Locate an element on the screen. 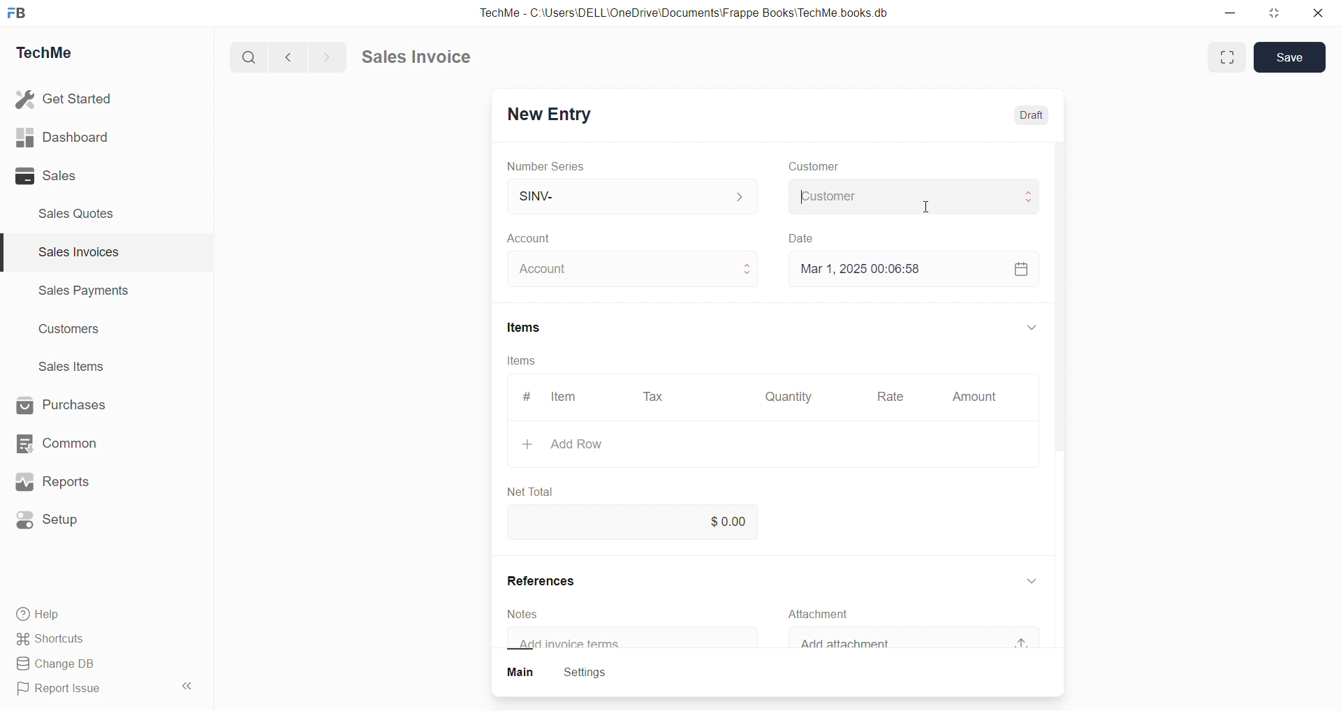 The height and width of the screenshot is (711, 1341). « is located at coordinates (188, 684).